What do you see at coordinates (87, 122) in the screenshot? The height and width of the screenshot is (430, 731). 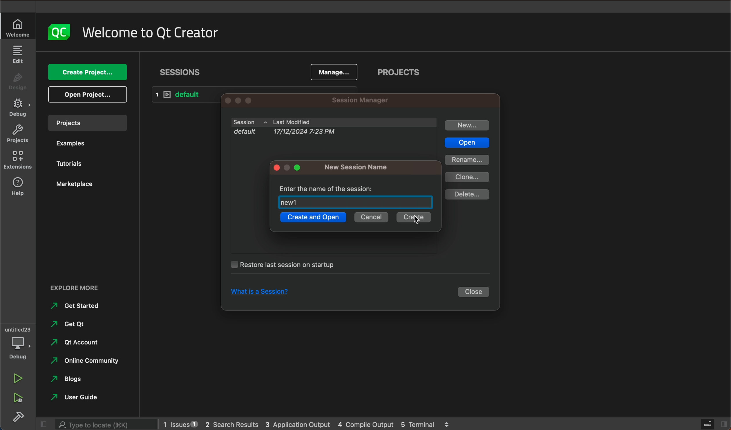 I see `project` at bounding box center [87, 122].